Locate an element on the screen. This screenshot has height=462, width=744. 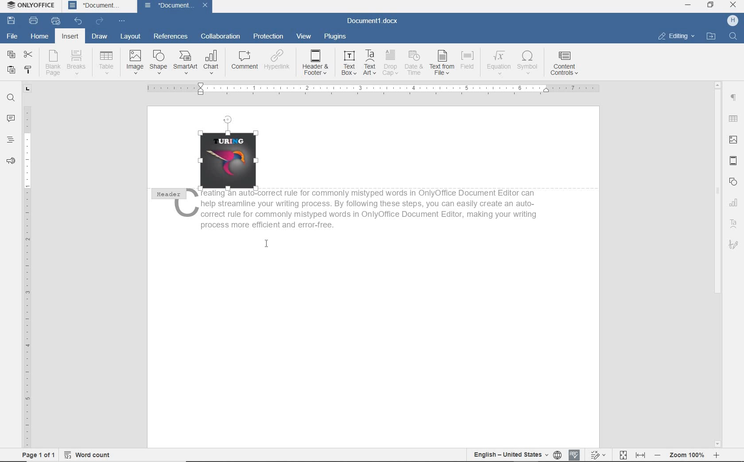
COLLABORATION is located at coordinates (220, 36).